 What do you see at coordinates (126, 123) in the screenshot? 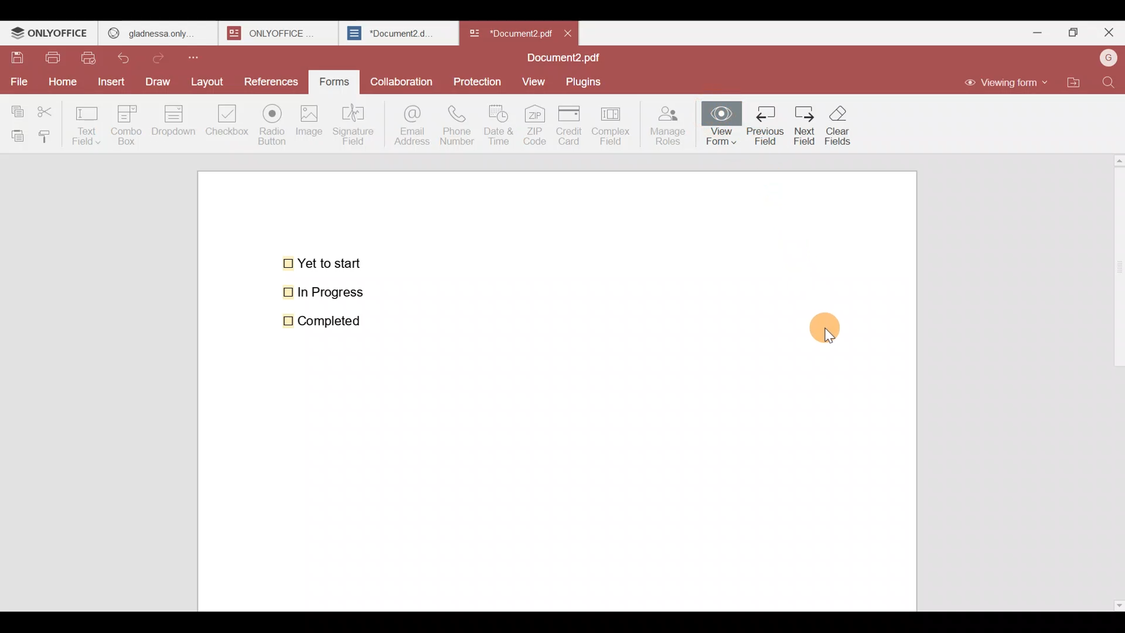
I see `Combo box` at bounding box center [126, 123].